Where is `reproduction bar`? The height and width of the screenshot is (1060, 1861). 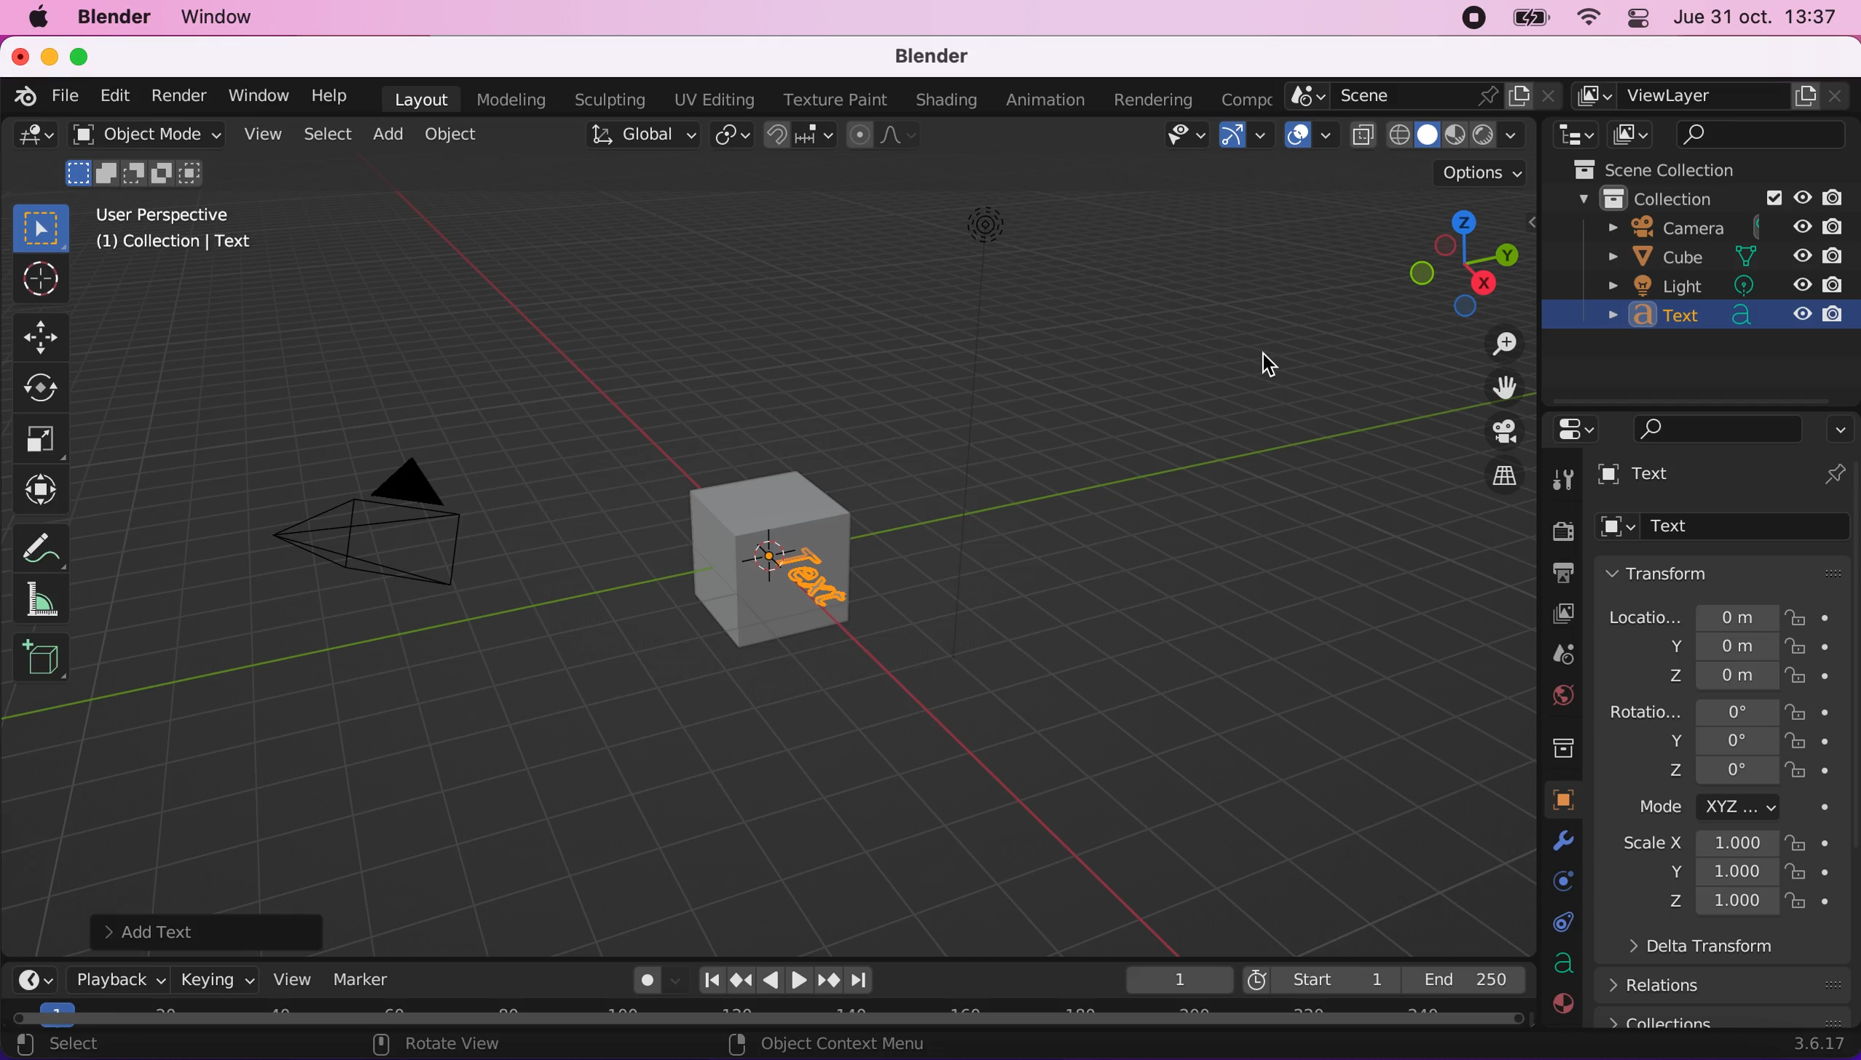 reproduction bar is located at coordinates (798, 980).